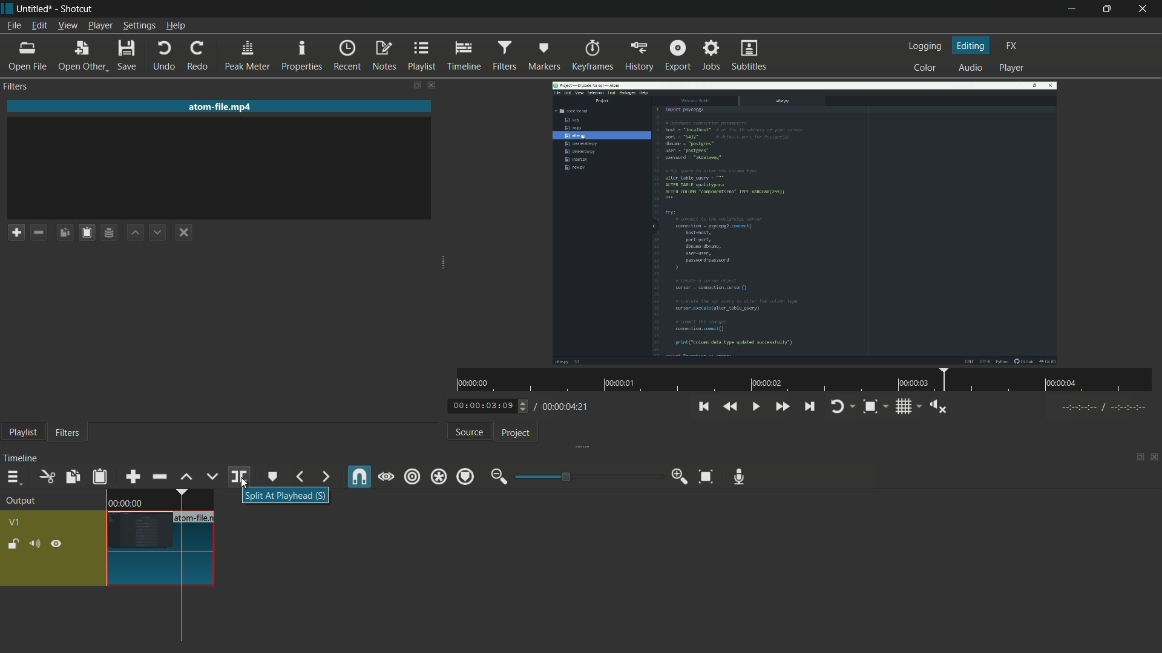  I want to click on help menu, so click(177, 27).